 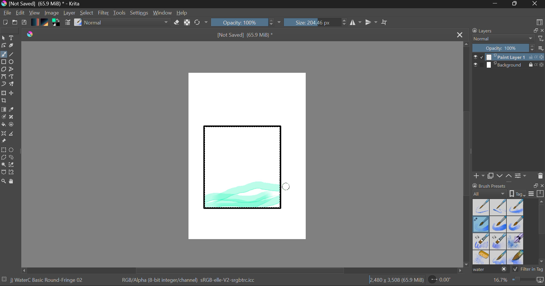 What do you see at coordinates (542, 233) in the screenshot?
I see `Scroll Bar` at bounding box center [542, 233].